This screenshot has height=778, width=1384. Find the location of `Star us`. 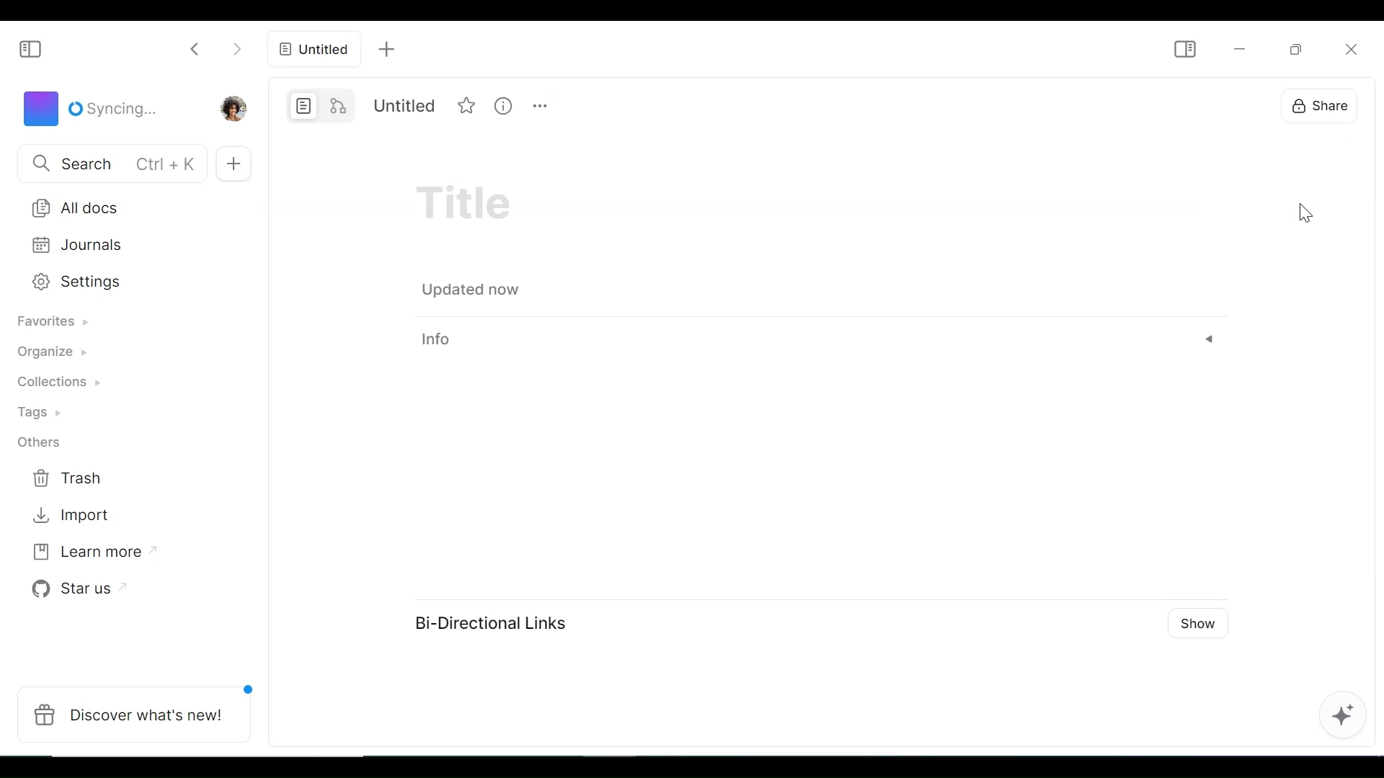

Star us is located at coordinates (79, 586).